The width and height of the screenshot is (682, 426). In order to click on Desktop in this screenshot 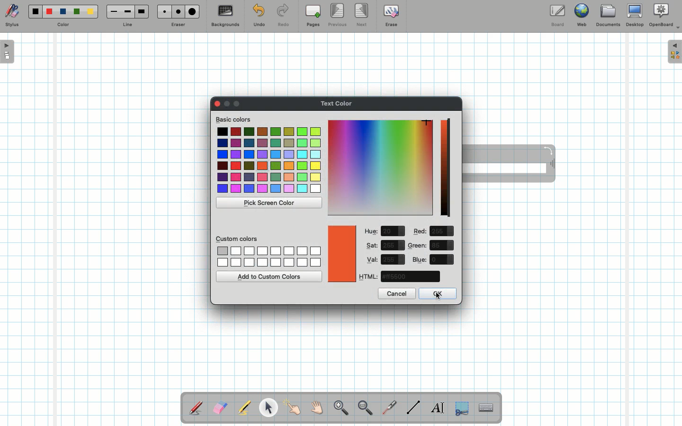, I will do `click(636, 15)`.